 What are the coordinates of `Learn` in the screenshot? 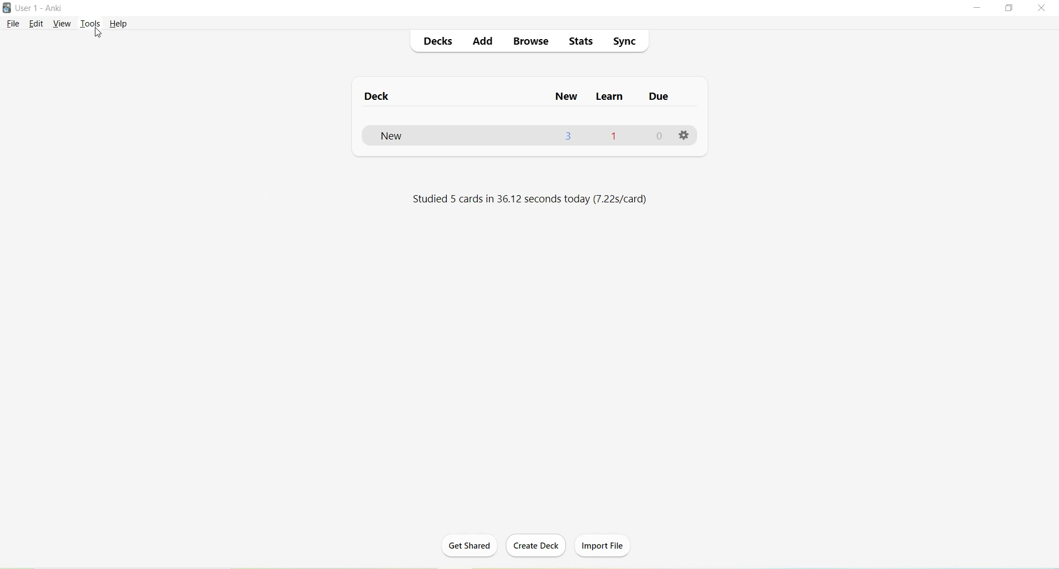 It's located at (611, 98).